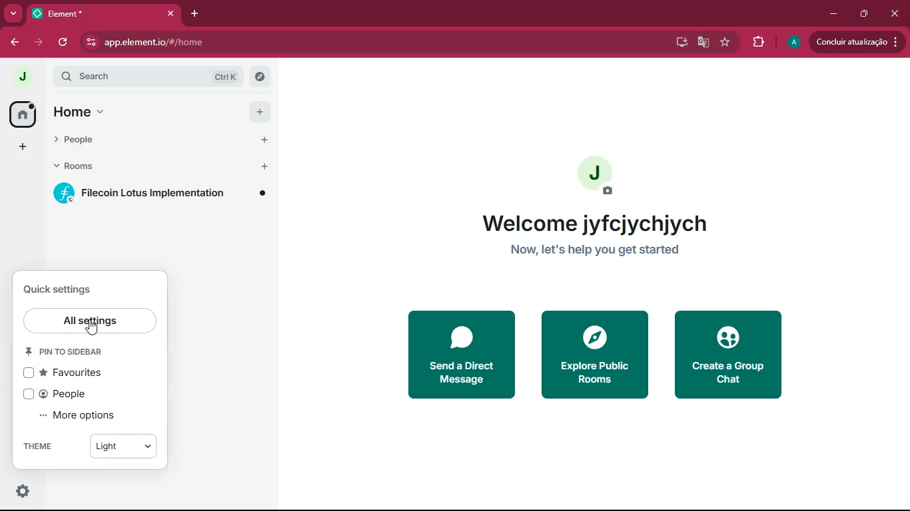  Describe the element at coordinates (85, 13) in the screenshot. I see `tab` at that location.